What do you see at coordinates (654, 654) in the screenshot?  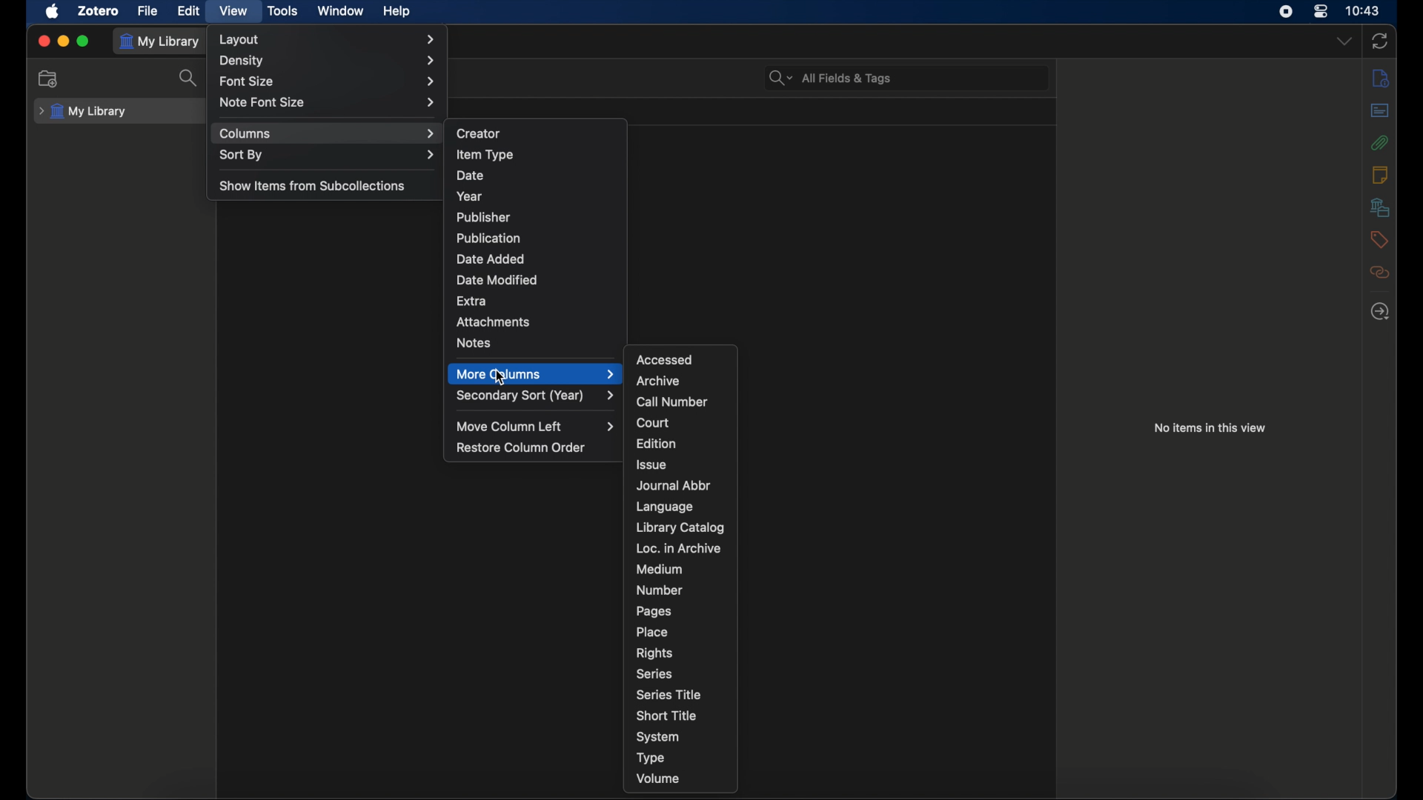 I see `rights` at bounding box center [654, 654].